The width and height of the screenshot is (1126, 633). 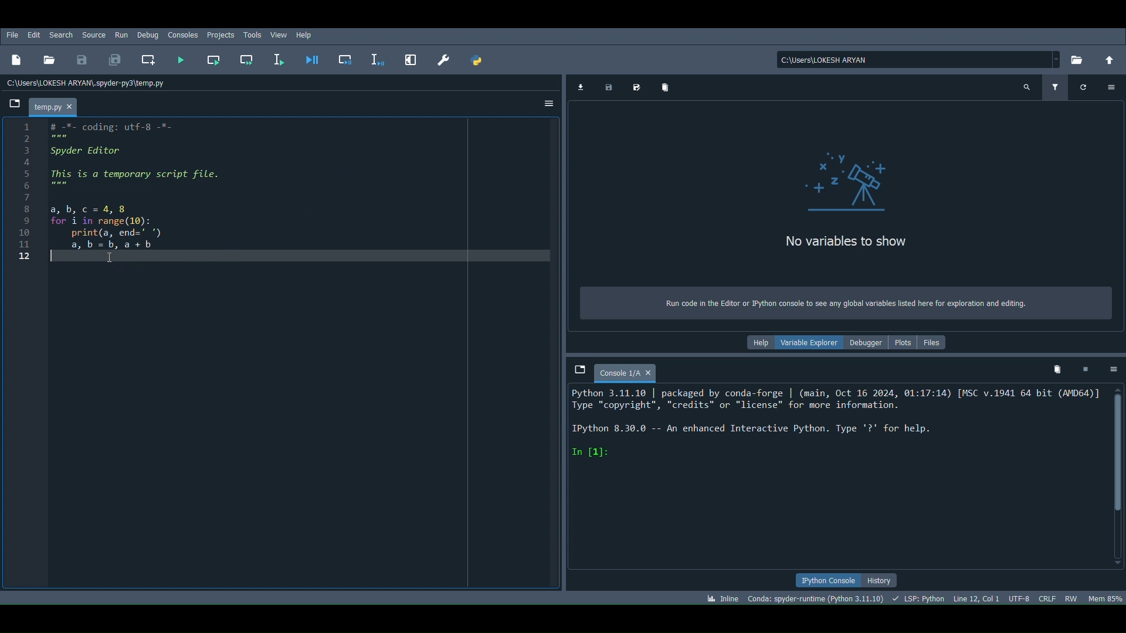 I want to click on Save file (Ctrl + S), so click(x=84, y=59).